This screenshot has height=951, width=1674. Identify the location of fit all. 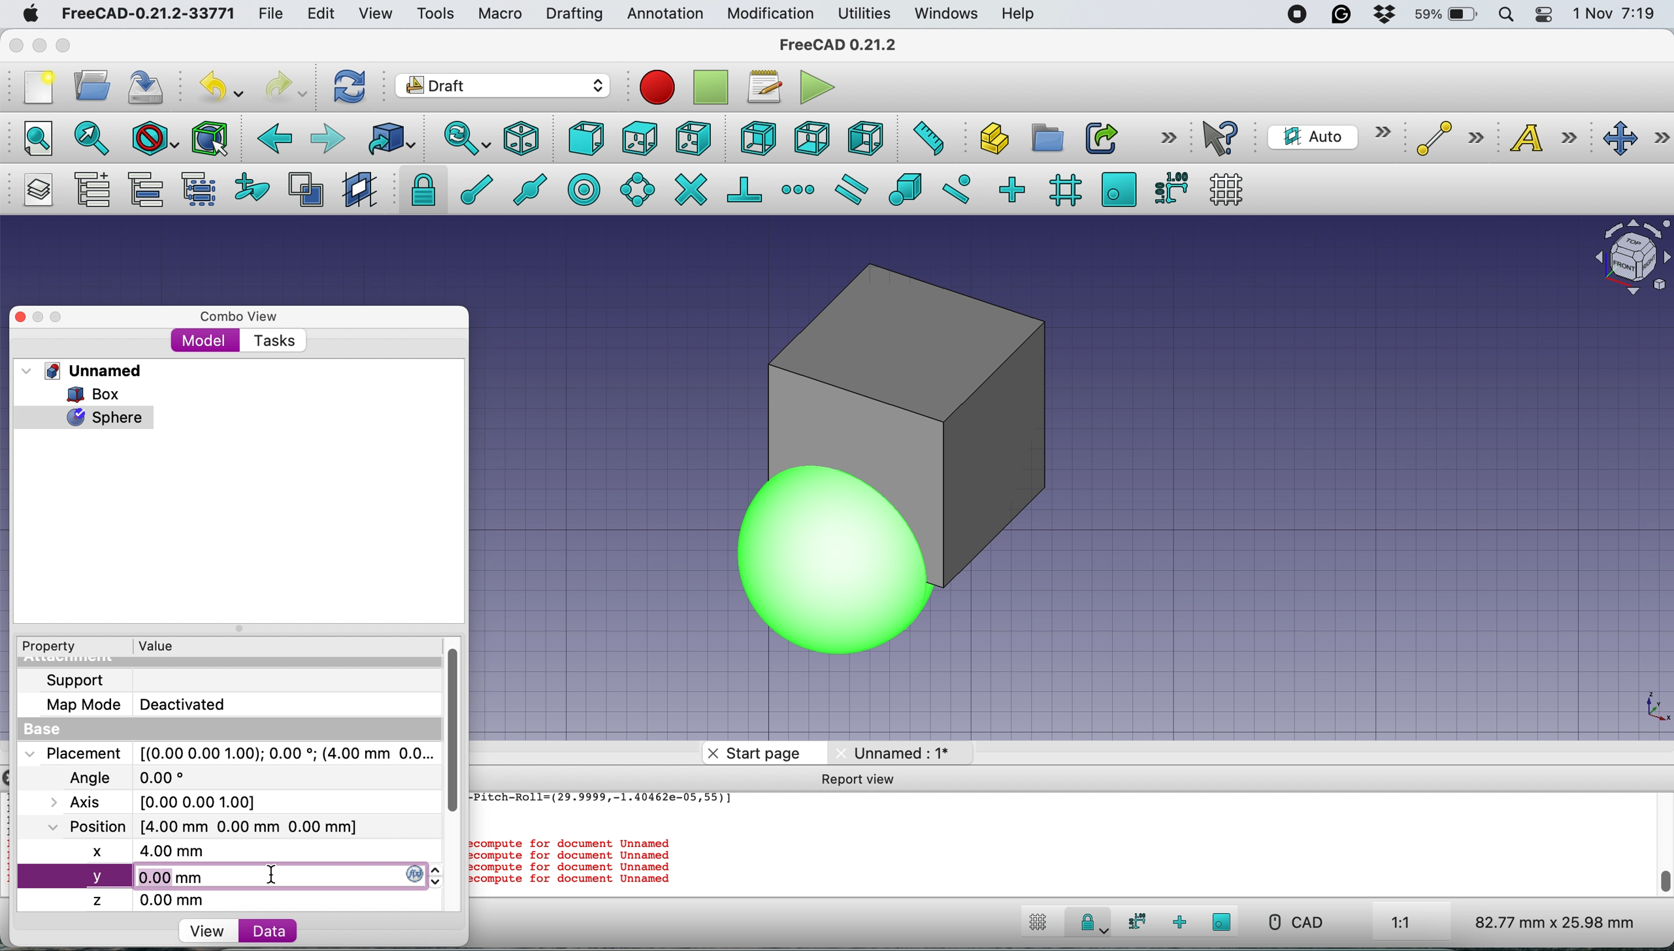
(31, 137).